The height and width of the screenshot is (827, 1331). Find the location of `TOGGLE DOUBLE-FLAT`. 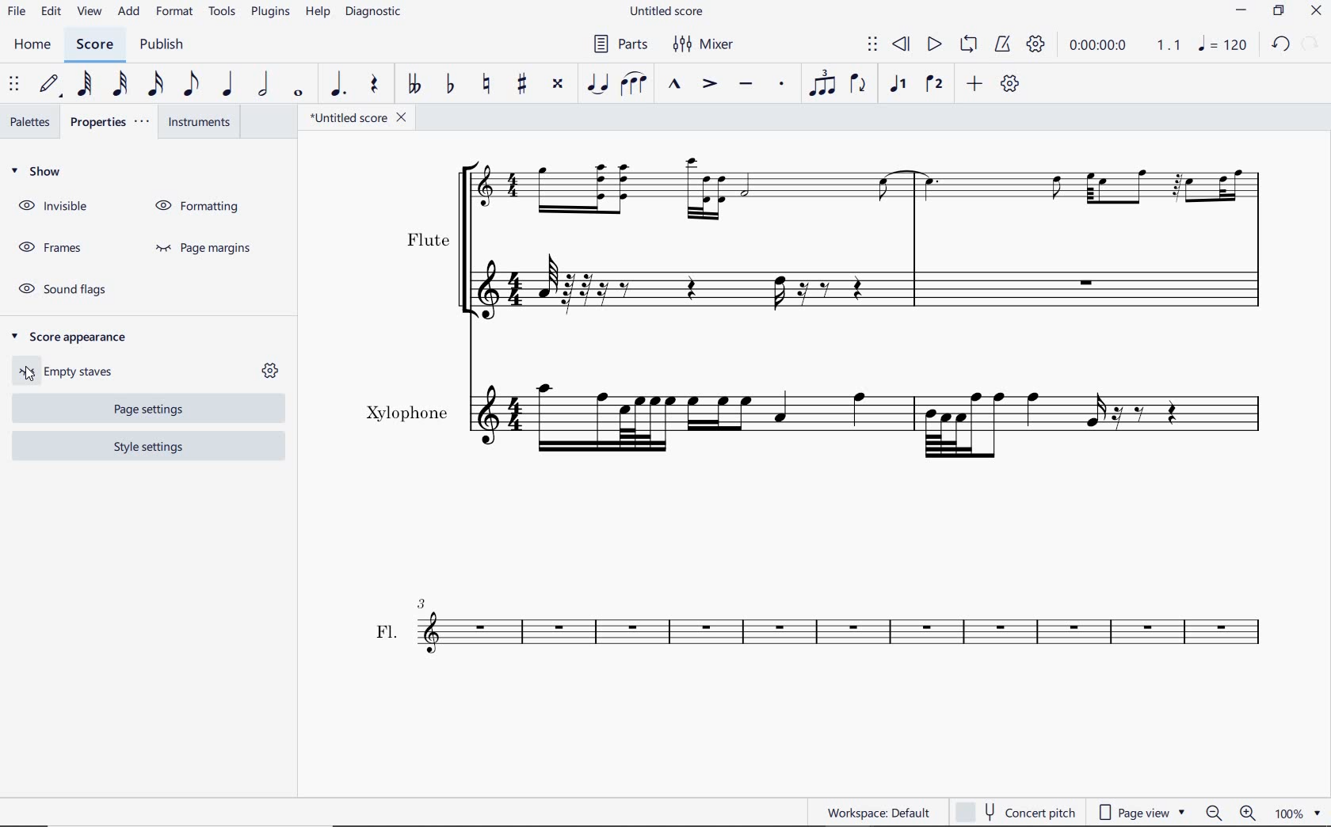

TOGGLE DOUBLE-FLAT is located at coordinates (416, 84).